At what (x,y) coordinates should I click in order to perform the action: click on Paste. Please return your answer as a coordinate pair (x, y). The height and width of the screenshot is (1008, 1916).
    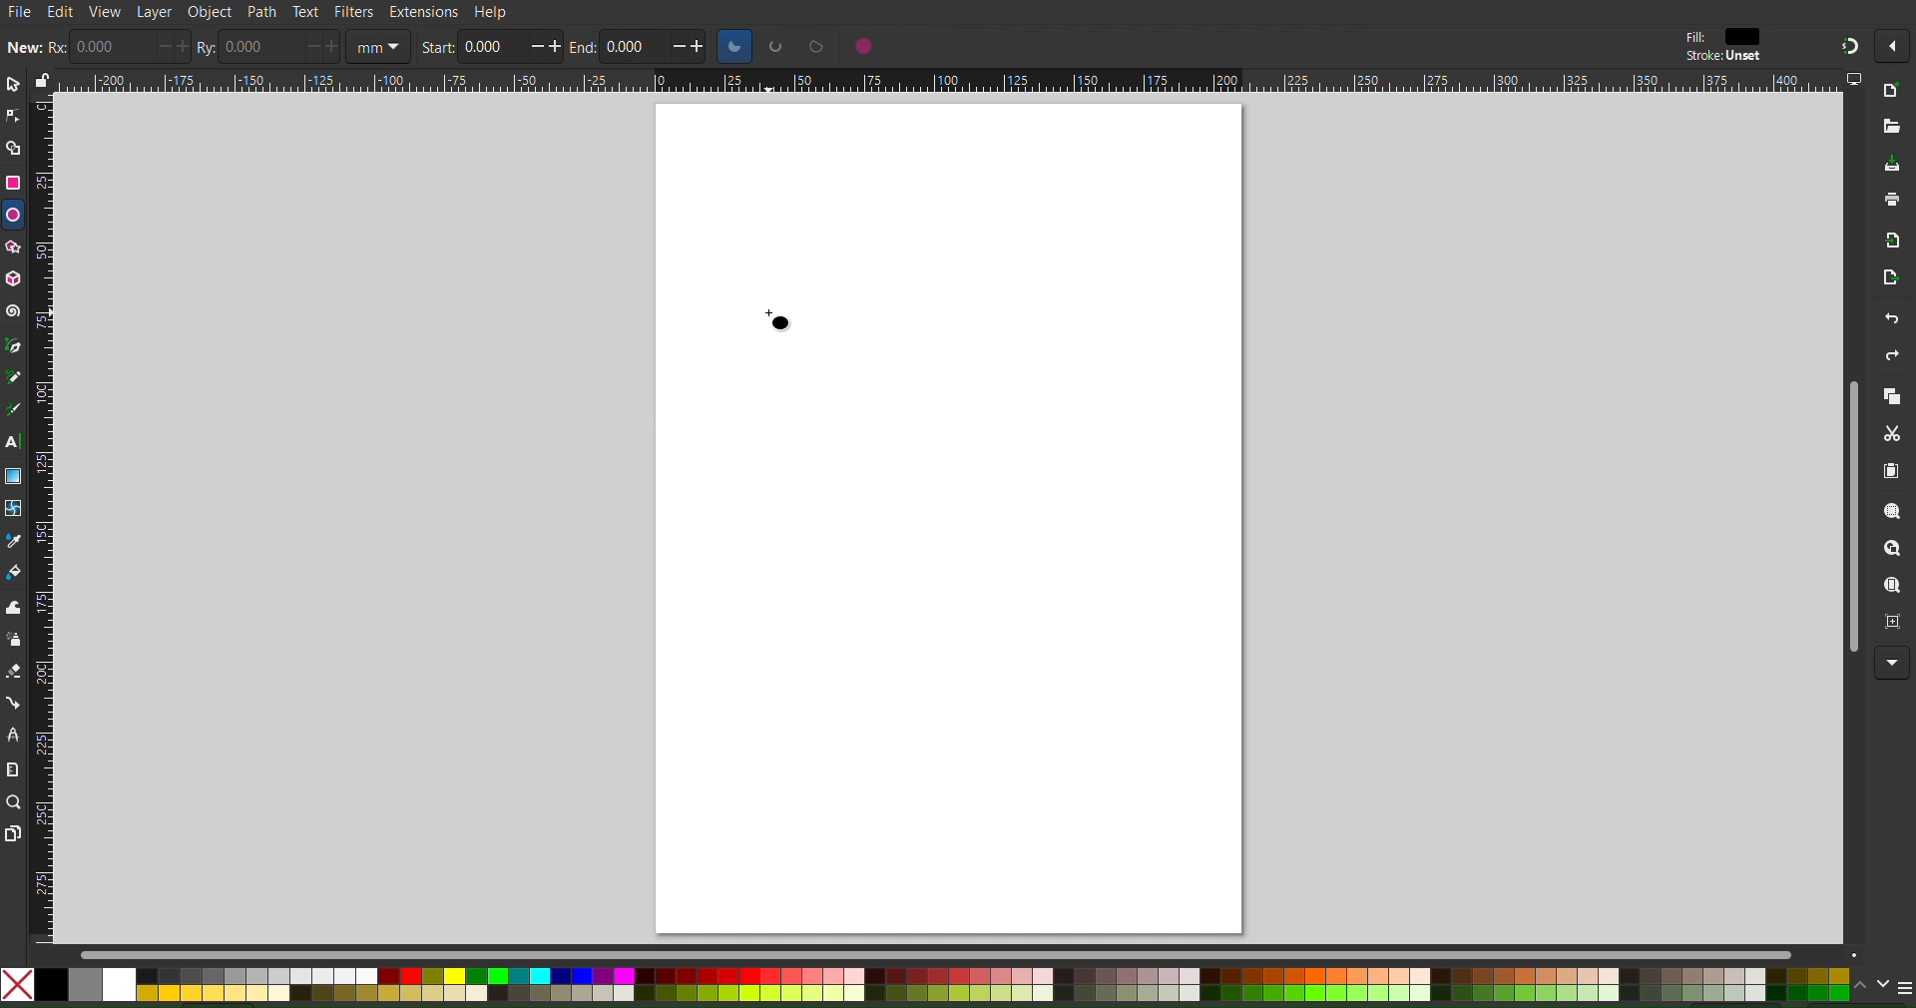
    Looking at the image, I should click on (1893, 471).